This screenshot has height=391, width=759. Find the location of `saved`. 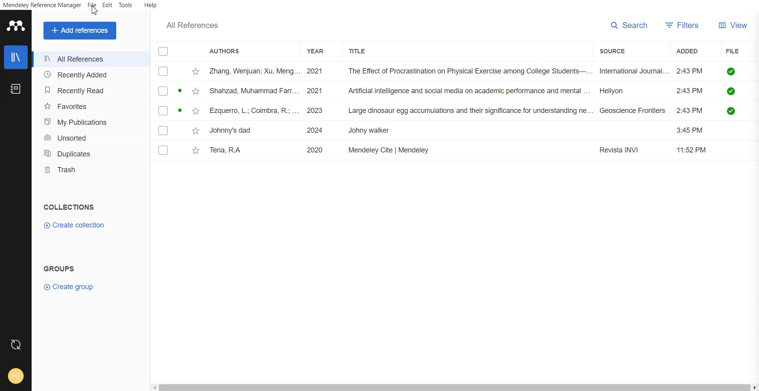

saved is located at coordinates (732, 91).